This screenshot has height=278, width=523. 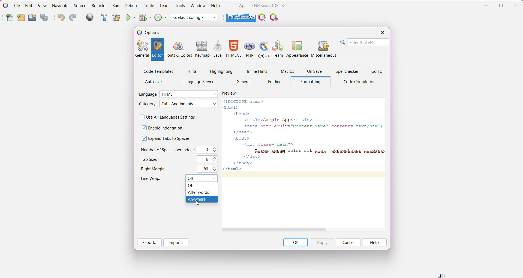 I want to click on OK, so click(x=295, y=242).